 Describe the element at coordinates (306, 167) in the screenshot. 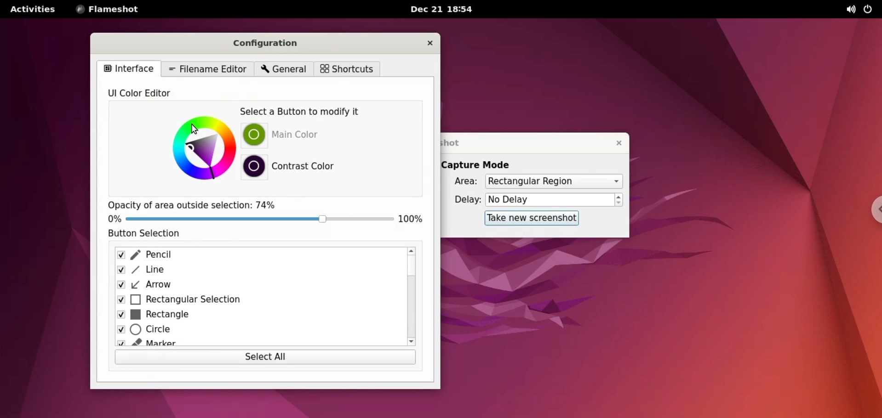

I see `contrast color` at that location.